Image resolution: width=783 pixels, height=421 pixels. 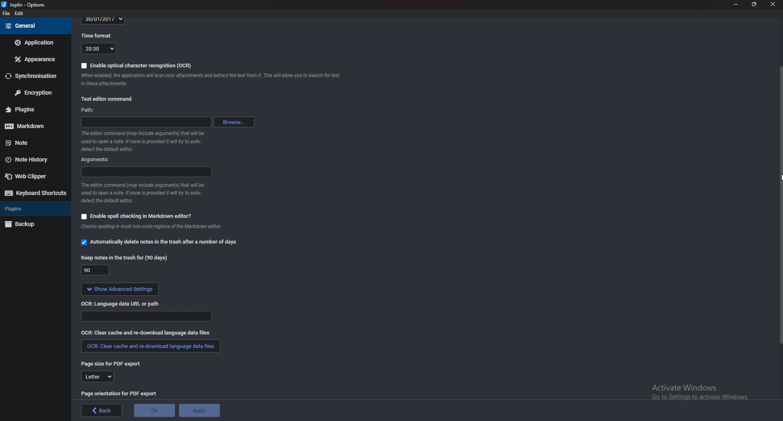 I want to click on Apply, so click(x=199, y=410).